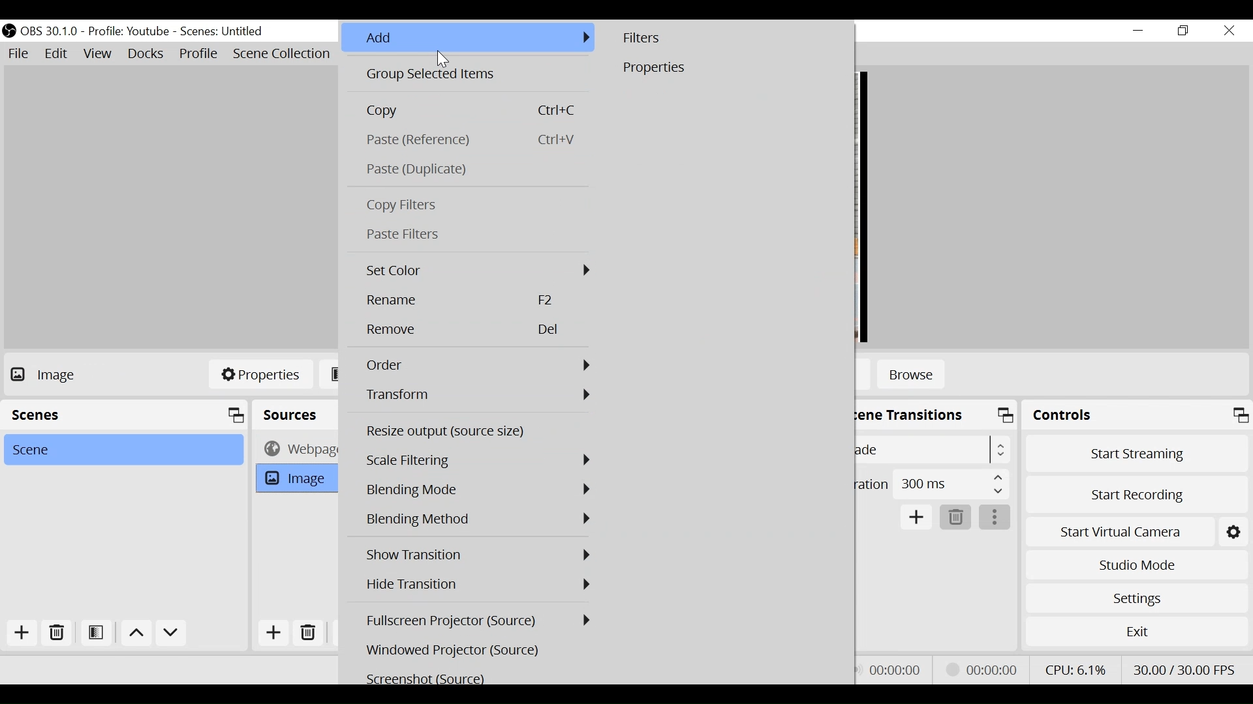  Describe the element at coordinates (129, 32) in the screenshot. I see `Profile` at that location.